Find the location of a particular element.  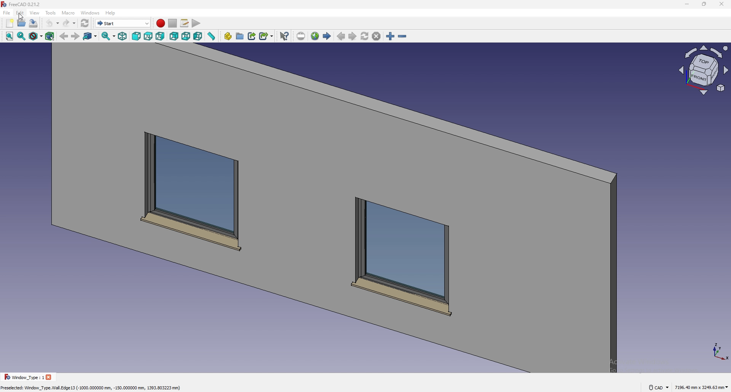

forward is located at coordinates (75, 37).